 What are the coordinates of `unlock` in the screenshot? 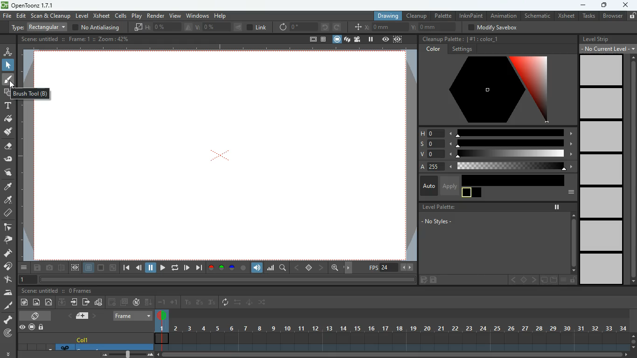 It's located at (42, 328).